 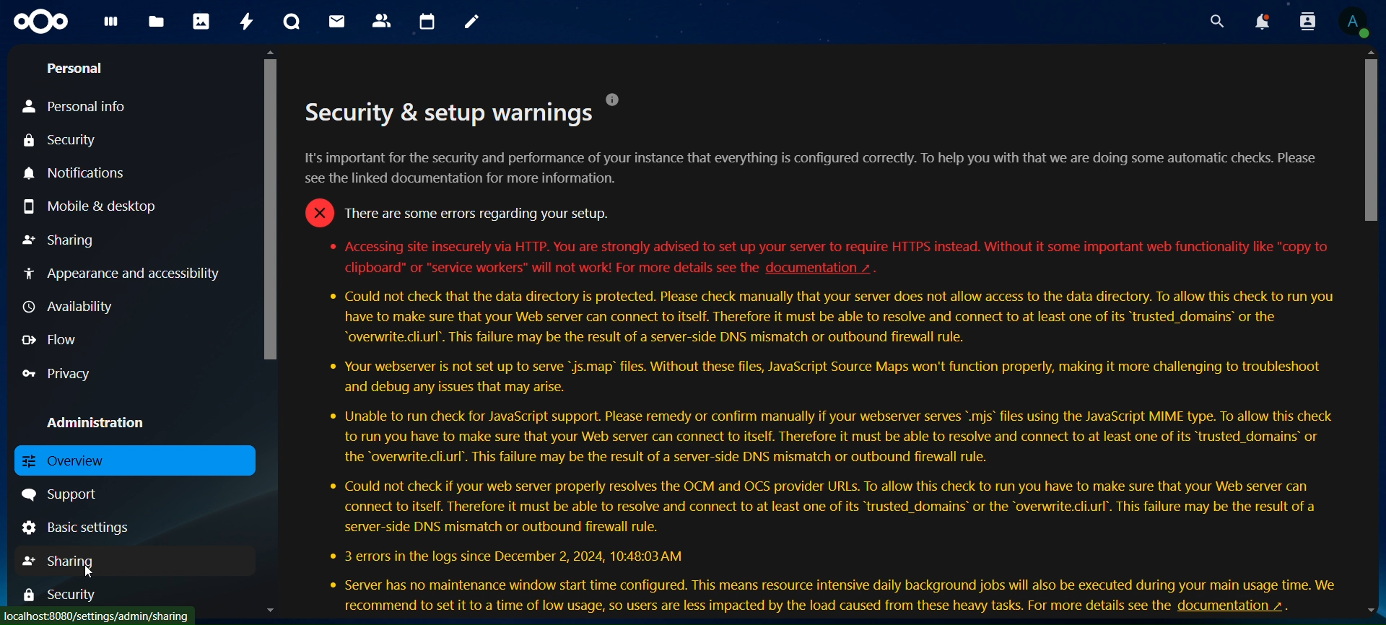 I want to click on dashboard, so click(x=110, y=24).